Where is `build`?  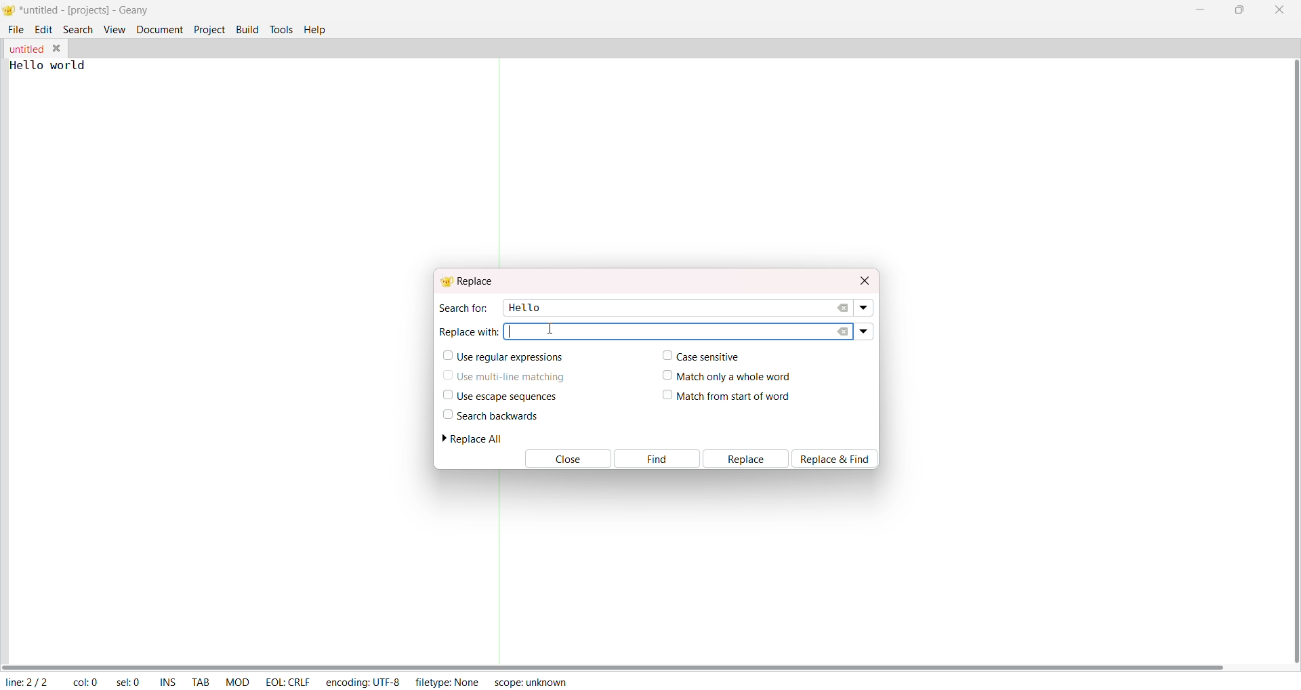
build is located at coordinates (247, 28).